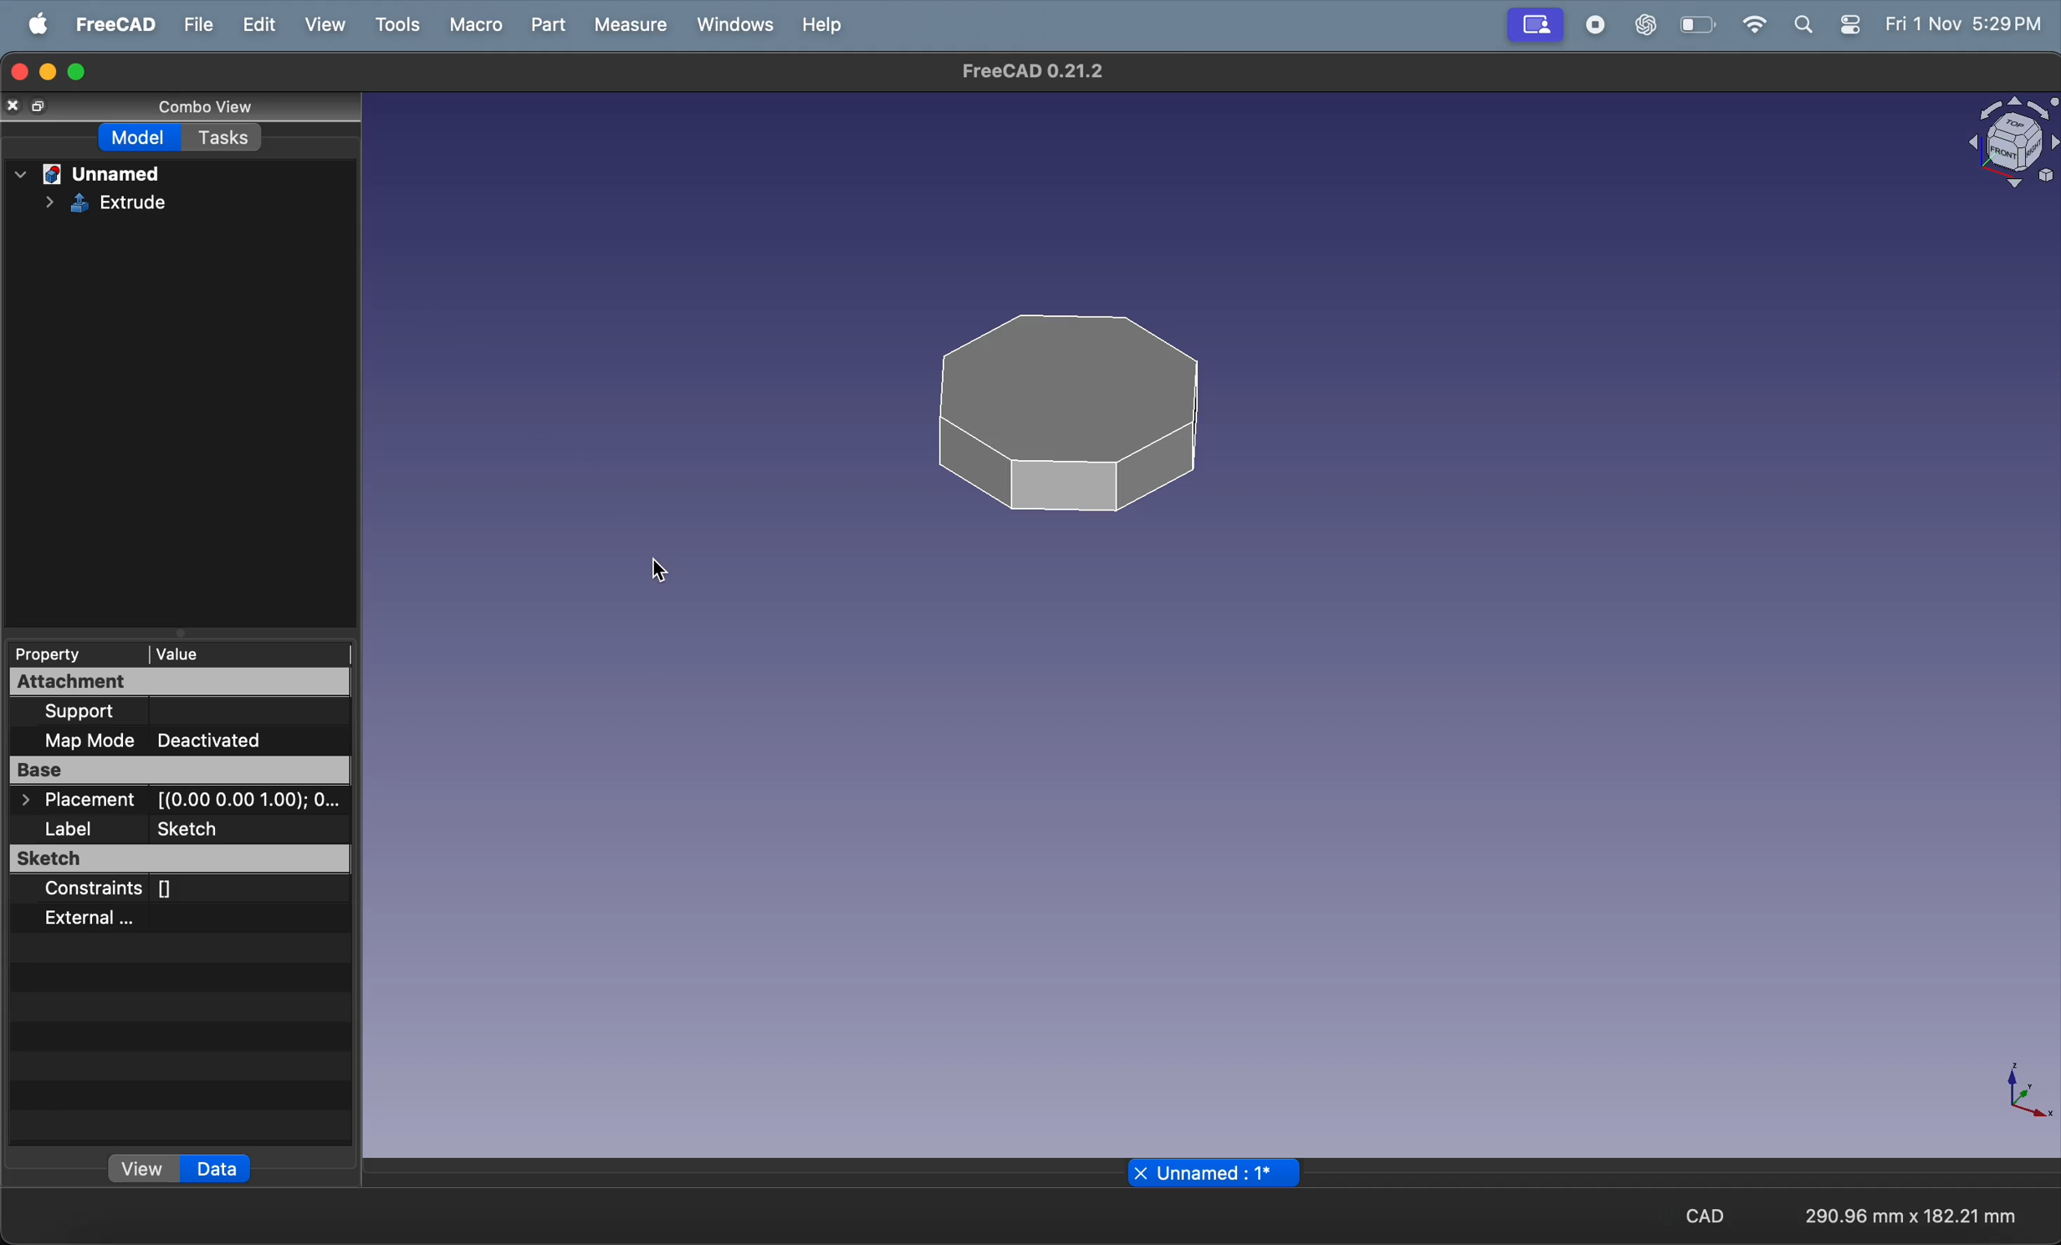  Describe the element at coordinates (65, 832) in the screenshot. I see `label` at that location.